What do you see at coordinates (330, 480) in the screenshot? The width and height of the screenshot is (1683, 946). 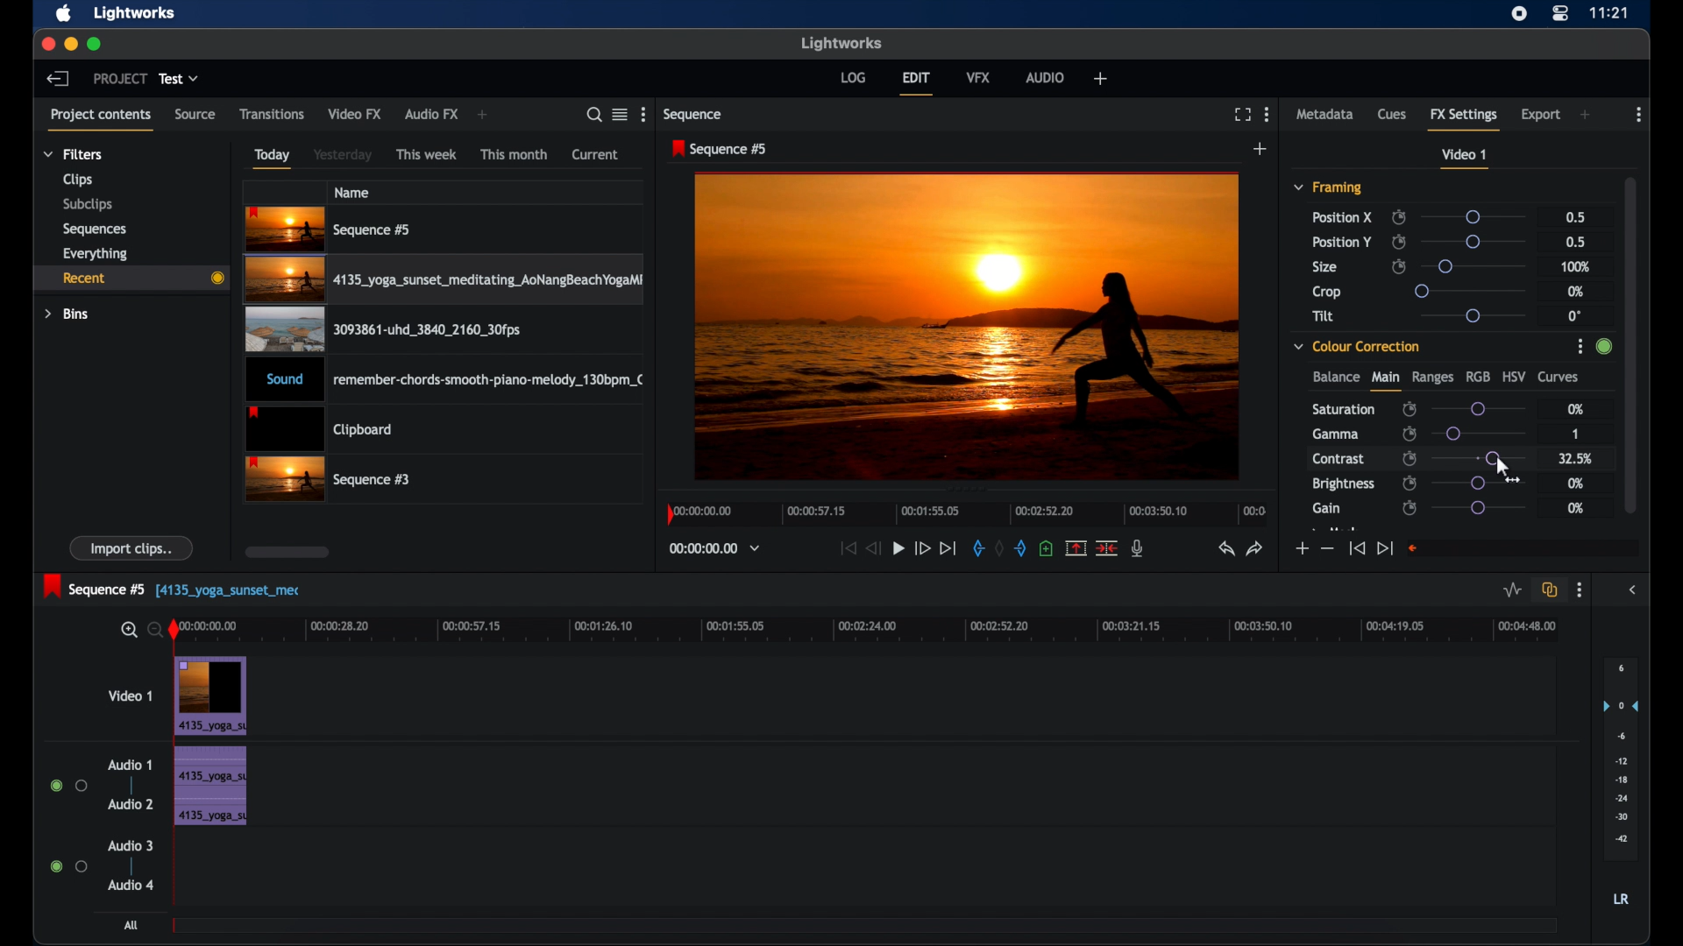 I see `video clip` at bounding box center [330, 480].